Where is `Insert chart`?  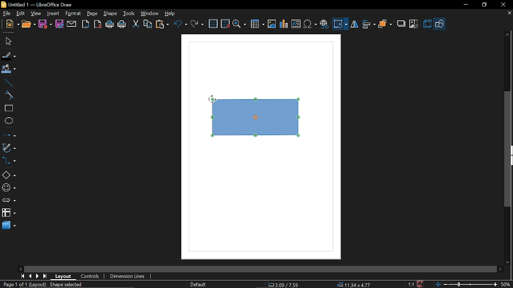
Insert chart is located at coordinates (283, 24).